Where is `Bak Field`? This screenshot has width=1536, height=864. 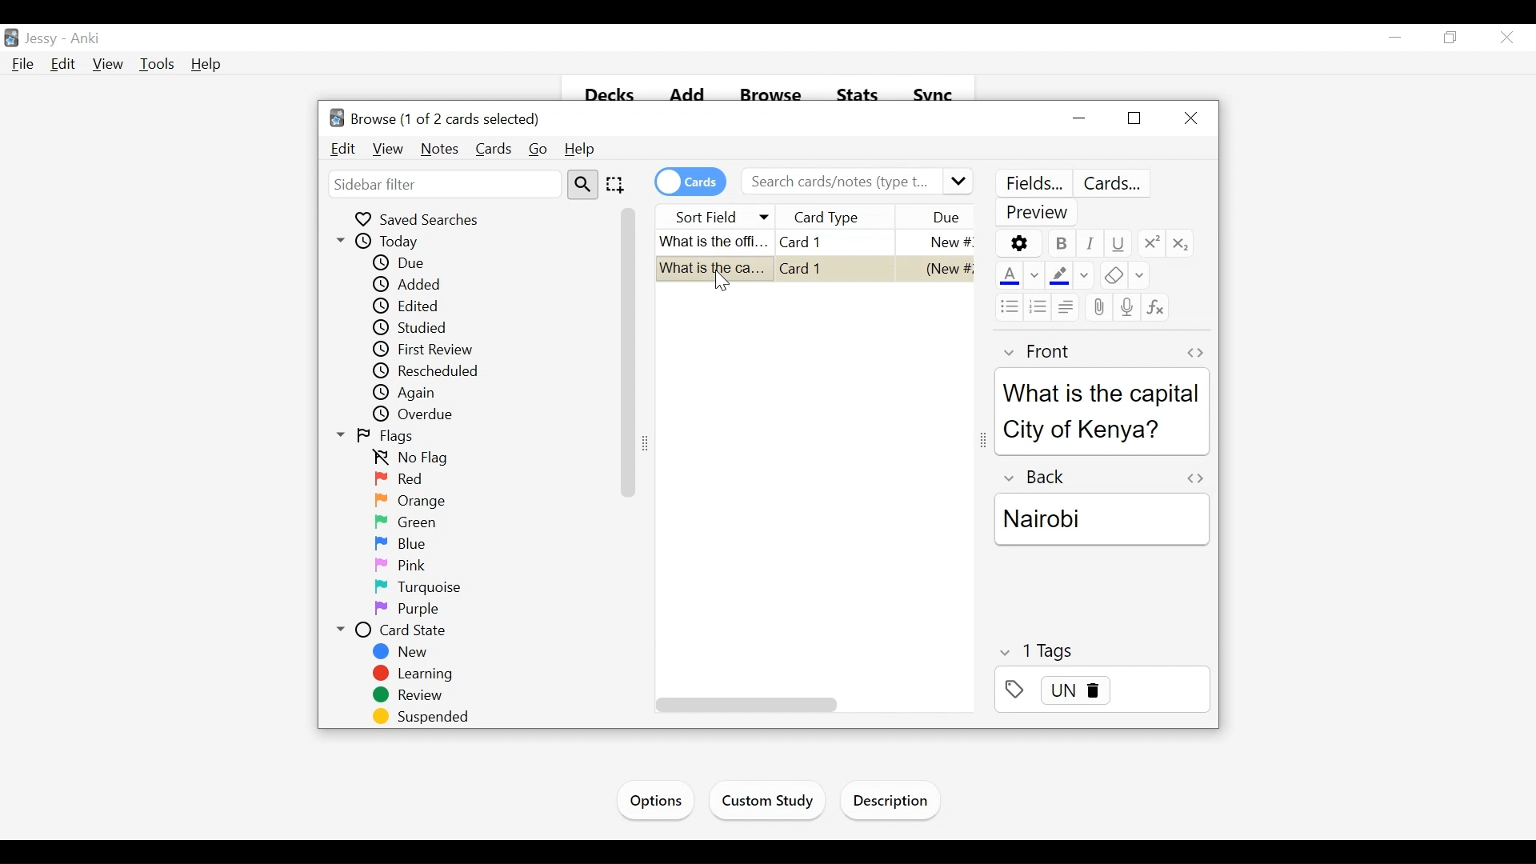
Bak Field is located at coordinates (1101, 512).